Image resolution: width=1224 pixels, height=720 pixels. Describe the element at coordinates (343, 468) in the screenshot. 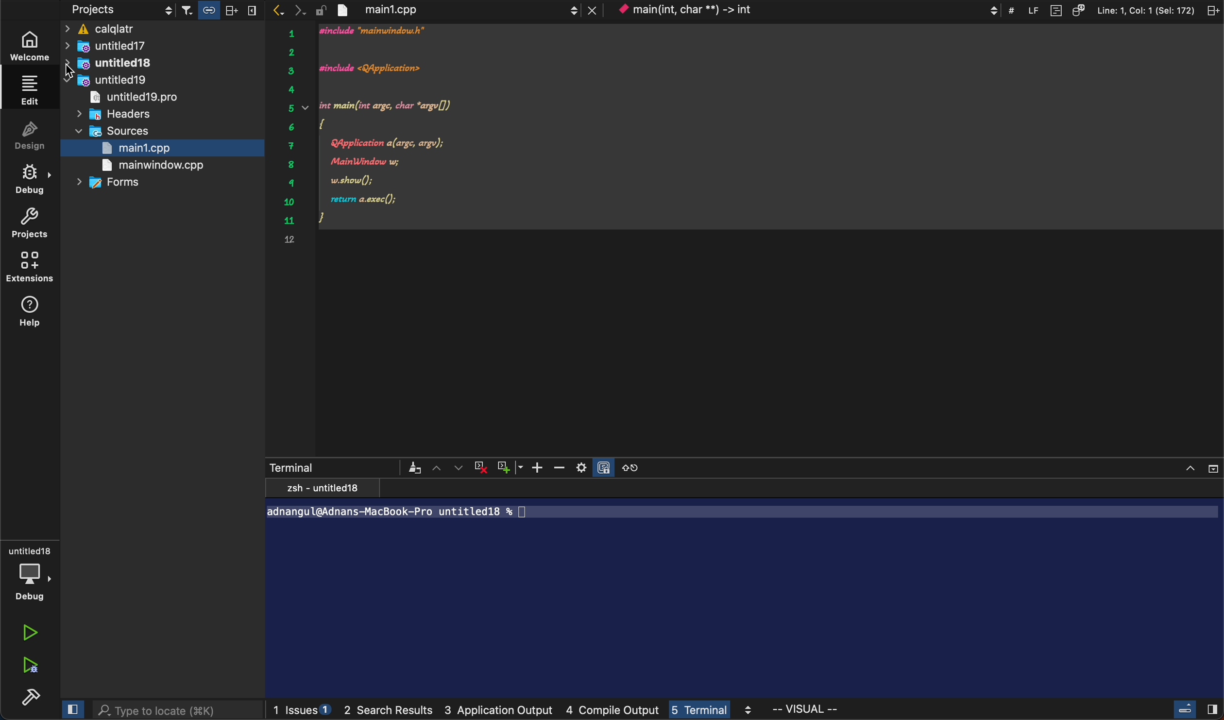

I see `terminals` at that location.